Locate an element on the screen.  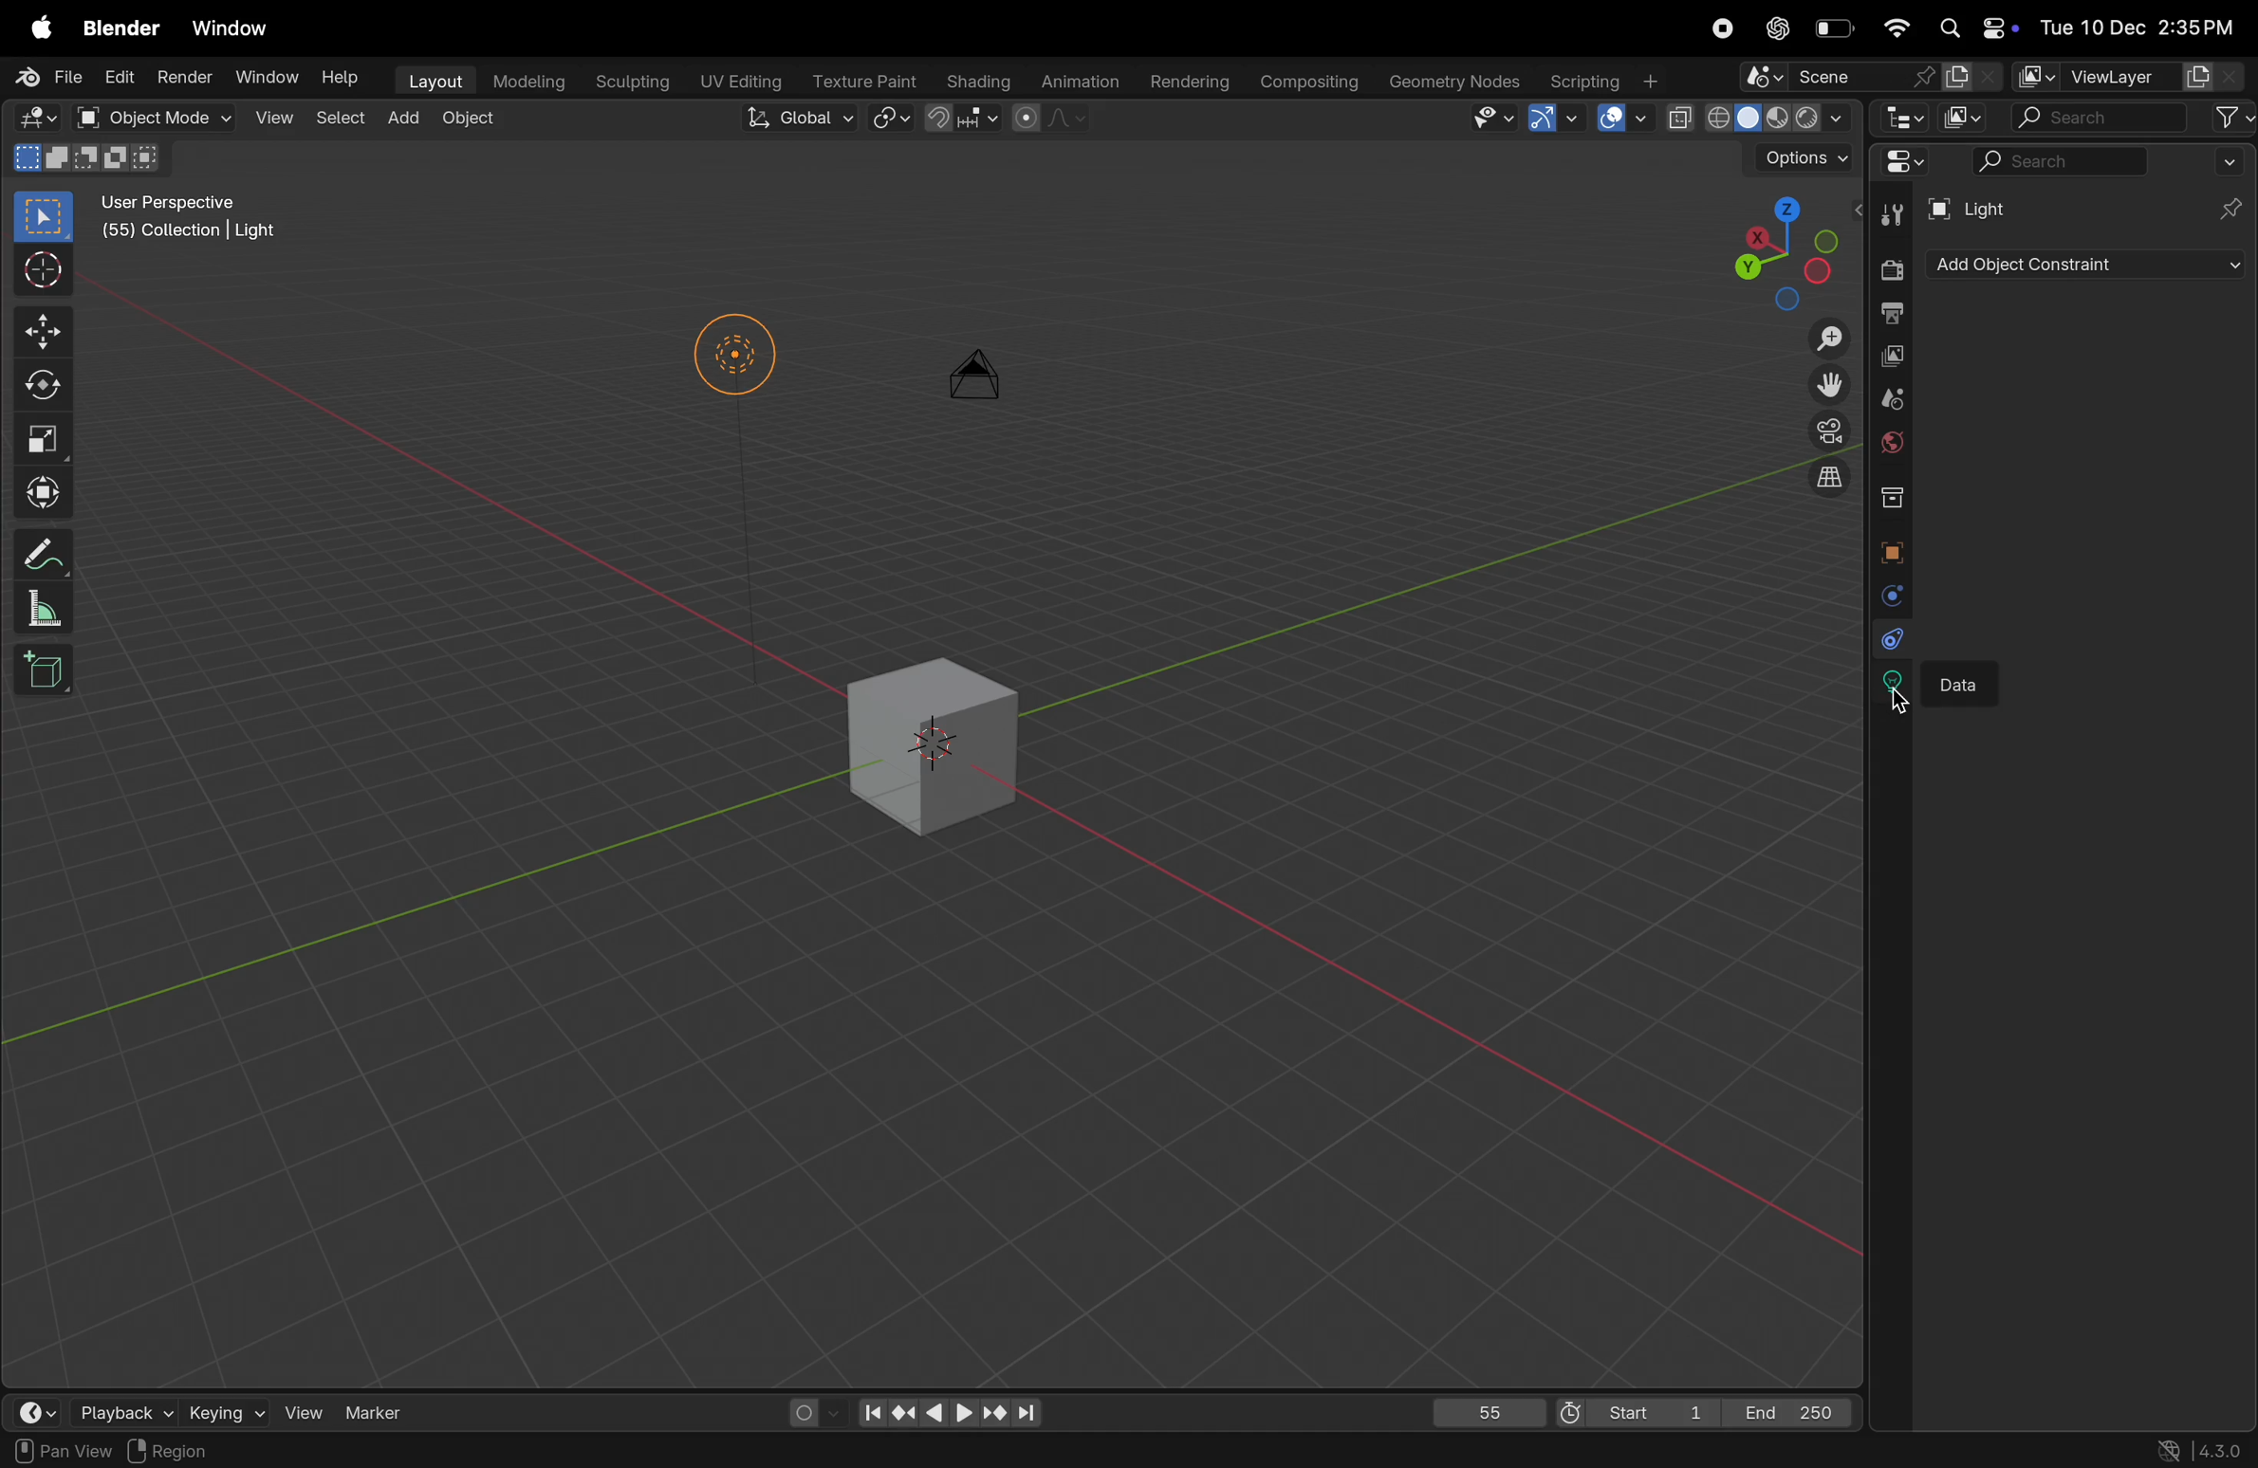
window is located at coordinates (234, 28).